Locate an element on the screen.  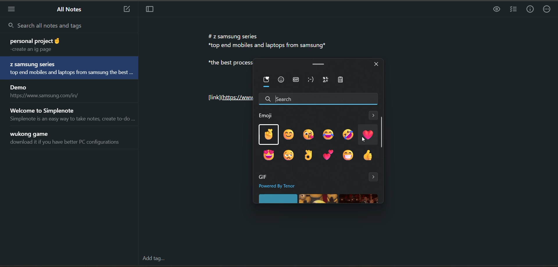
add tag is located at coordinates (153, 258).